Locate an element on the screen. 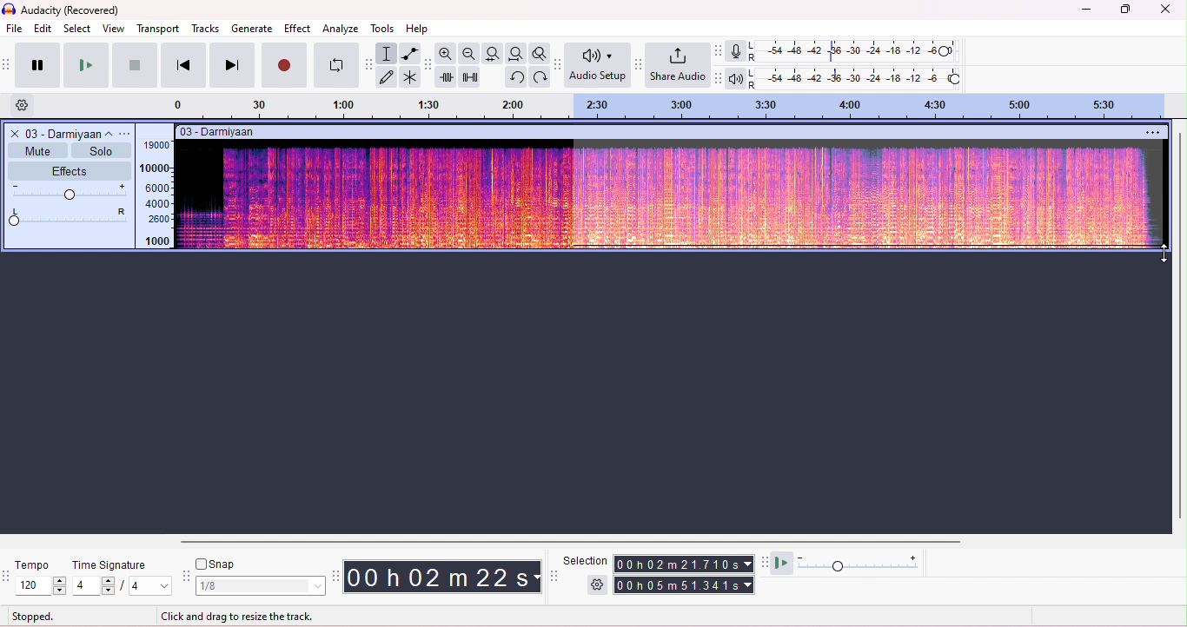 The image size is (1187, 627). loop is located at coordinates (336, 66).